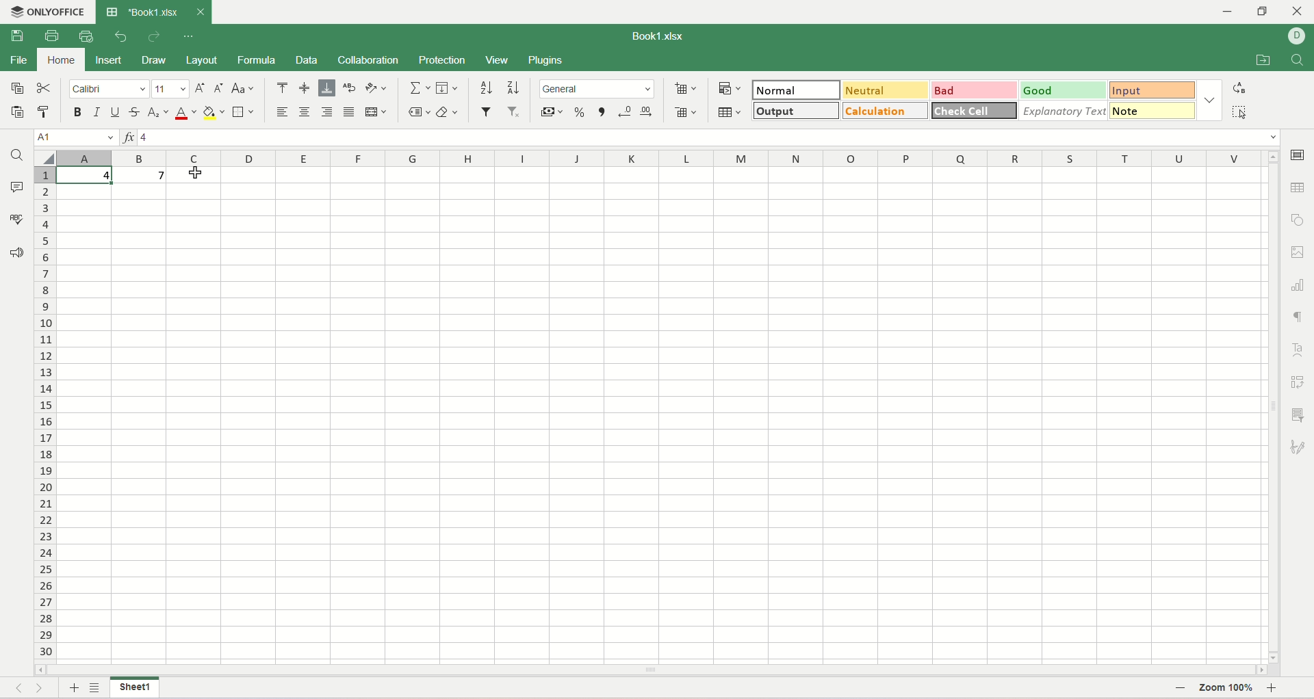  I want to click on chart settiings, so click(1298, 282).